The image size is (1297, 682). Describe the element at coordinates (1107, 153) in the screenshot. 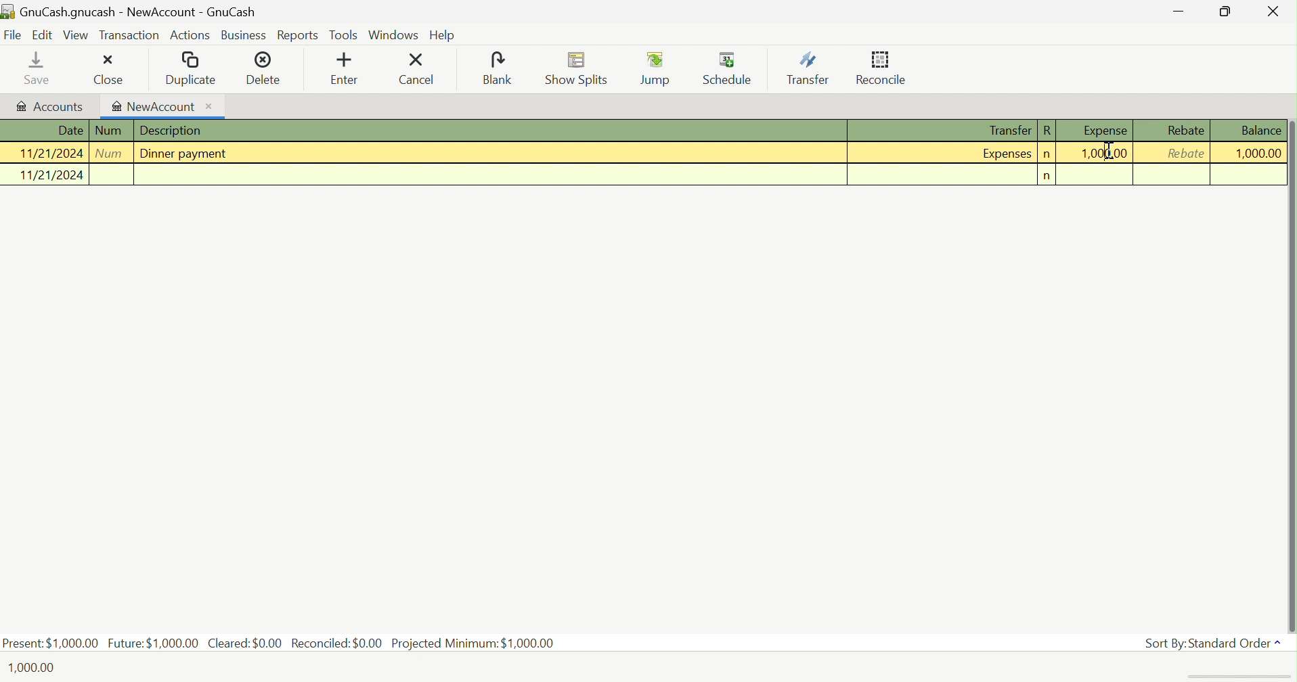

I see `1,000.00` at that location.